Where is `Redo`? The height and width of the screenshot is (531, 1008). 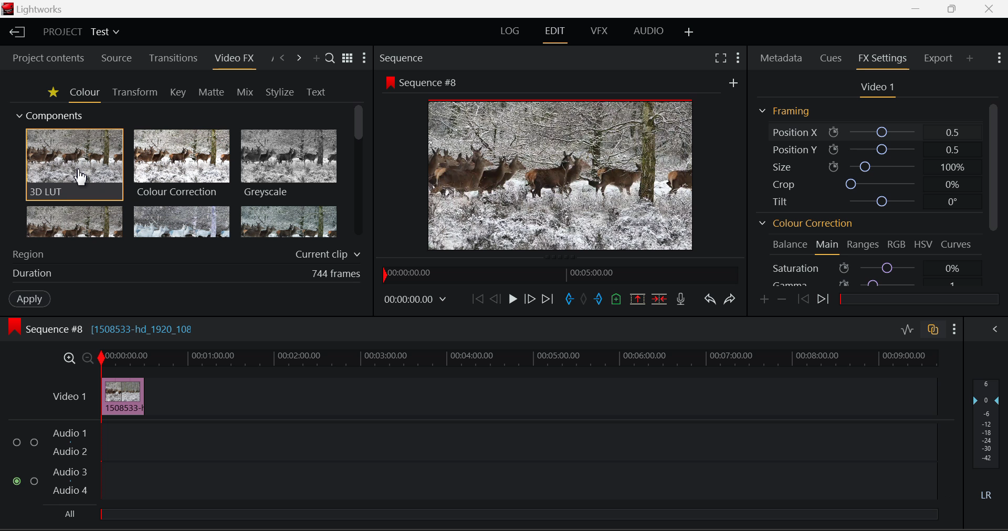 Redo is located at coordinates (730, 300).